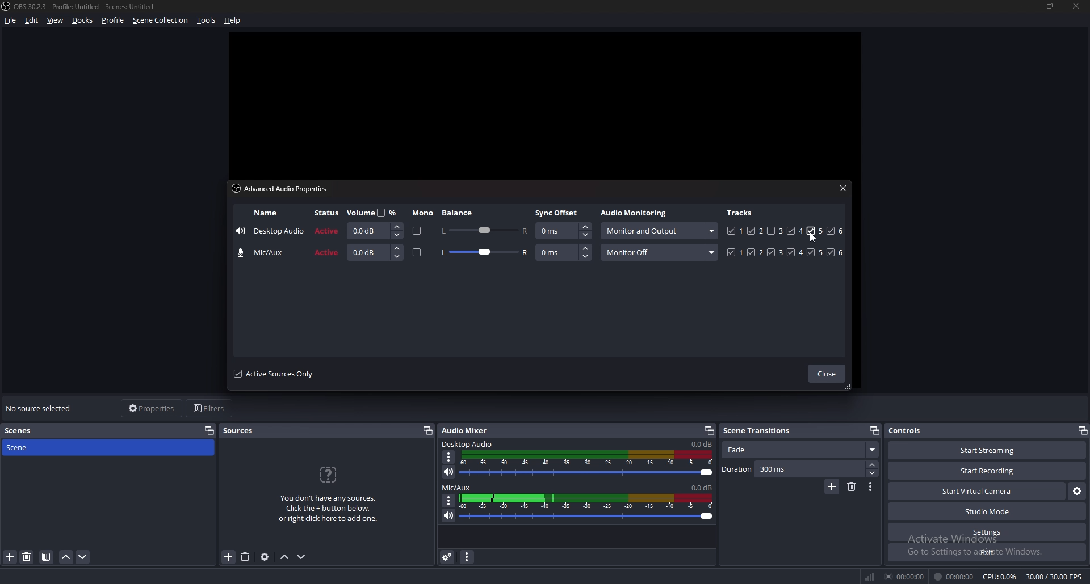  I want to click on scene collection, so click(161, 20).